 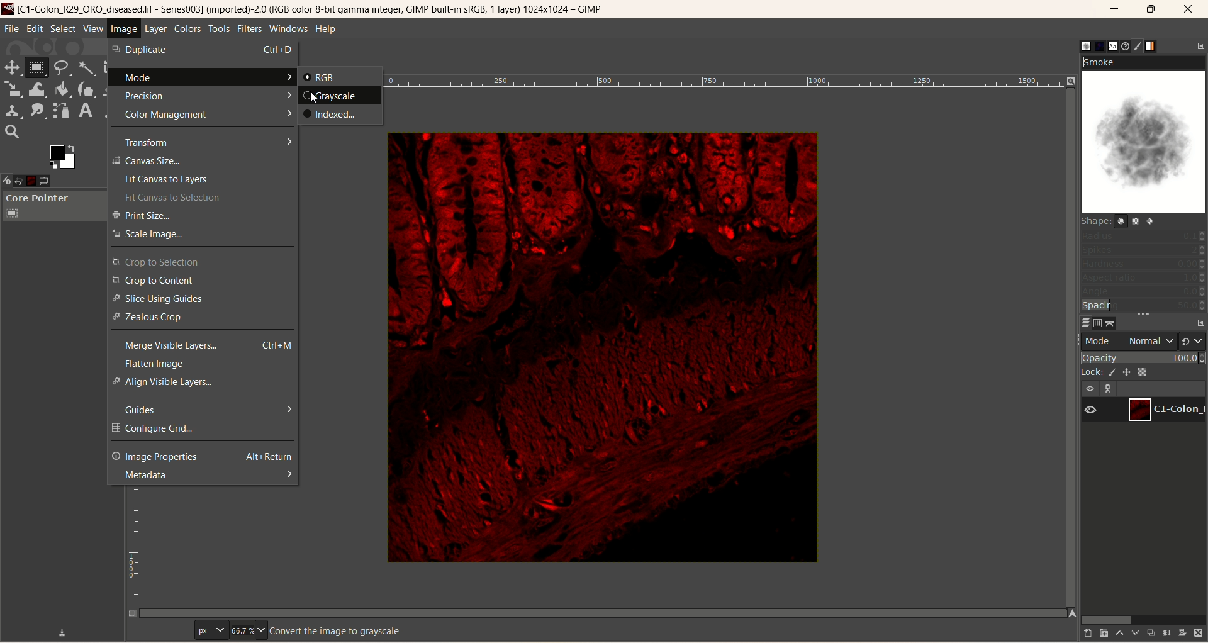 What do you see at coordinates (332, 114) in the screenshot?
I see `indexed` at bounding box center [332, 114].